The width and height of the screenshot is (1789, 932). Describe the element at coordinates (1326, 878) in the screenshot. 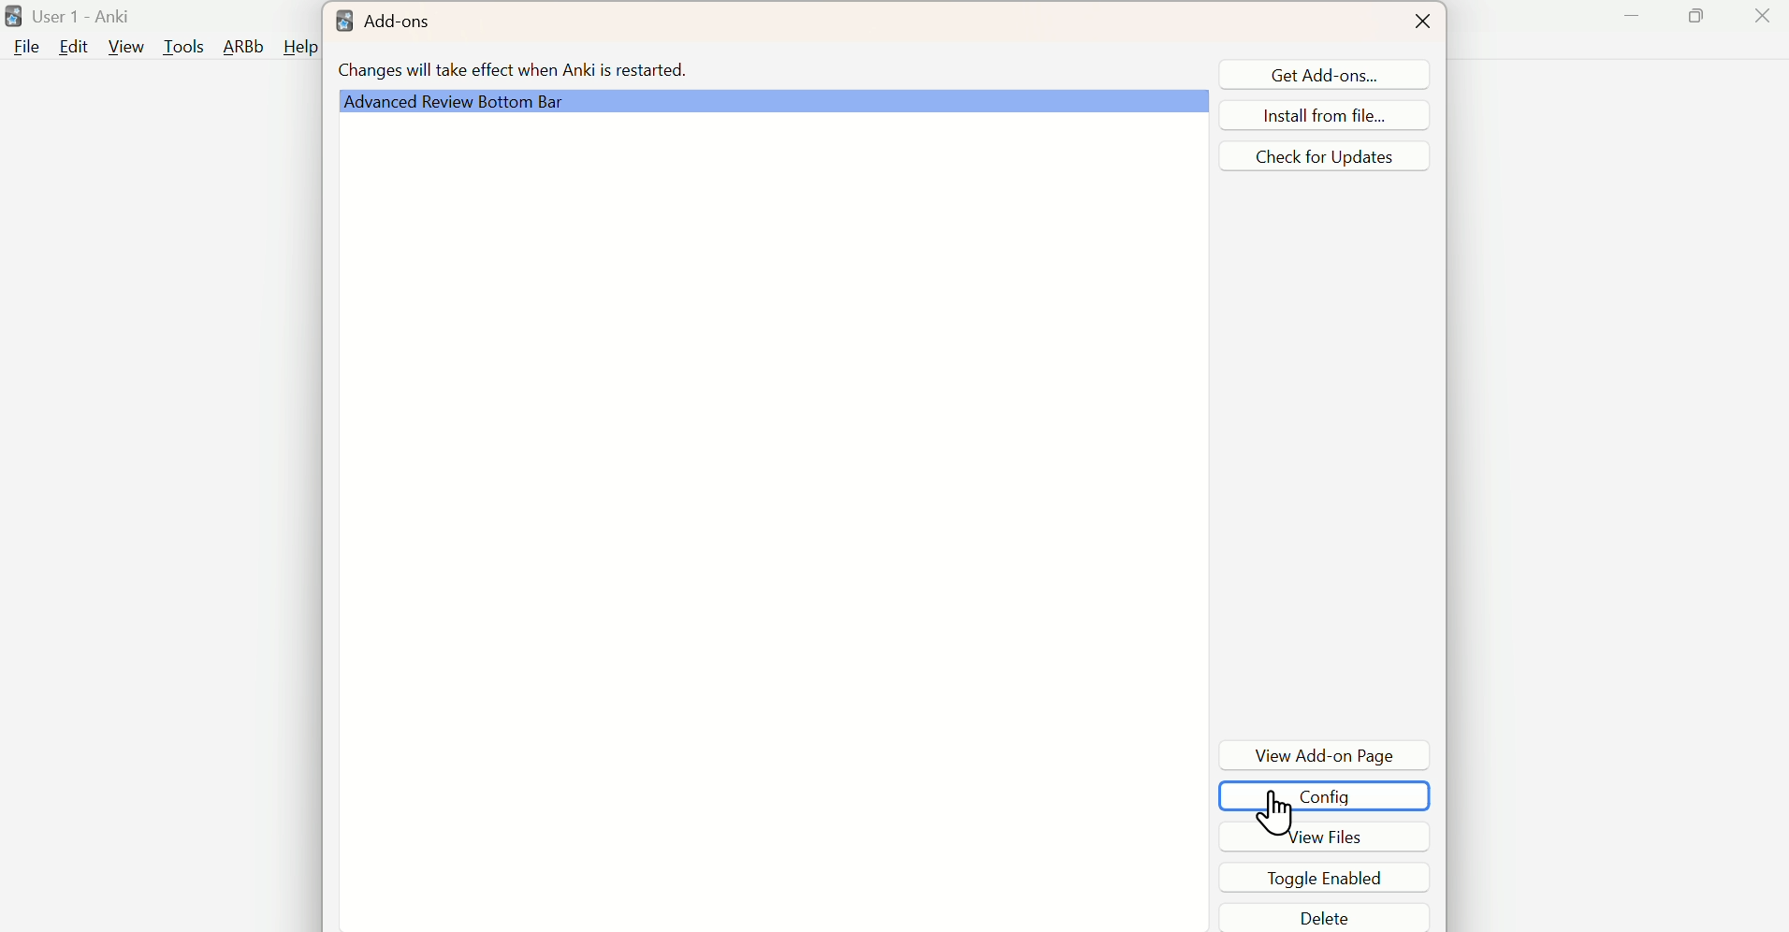

I see `Toggle Enabled` at that location.